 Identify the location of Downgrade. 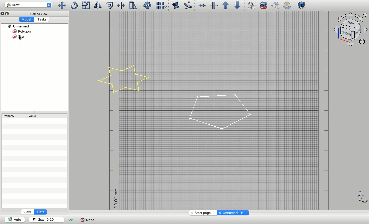
(237, 5).